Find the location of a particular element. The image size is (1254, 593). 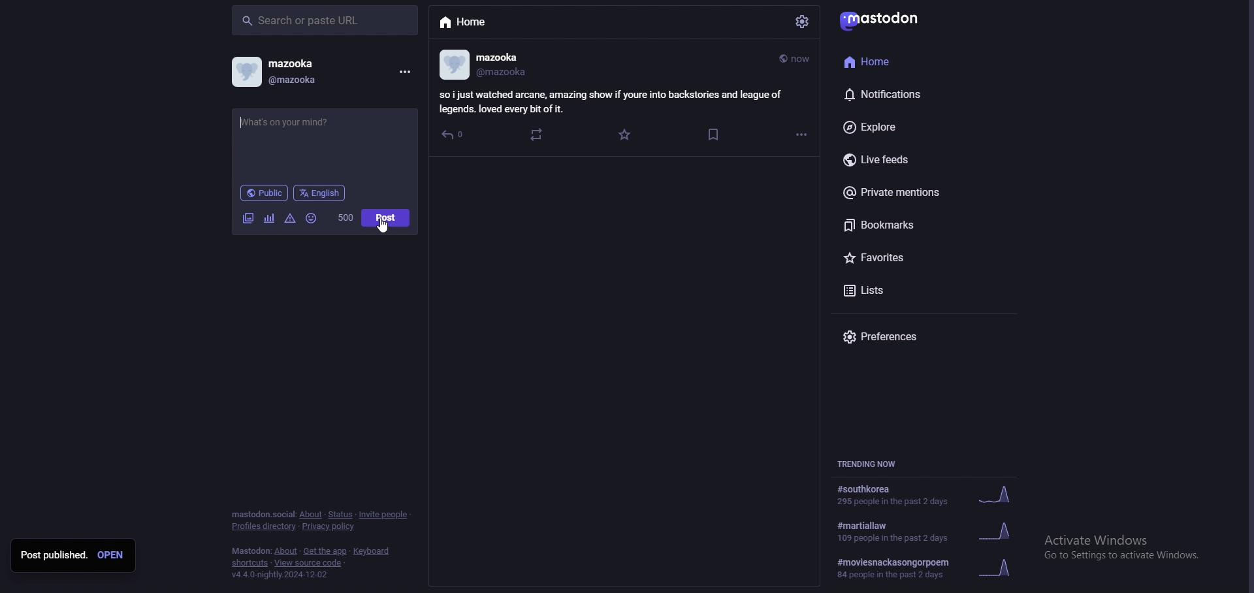

invite people is located at coordinates (385, 513).